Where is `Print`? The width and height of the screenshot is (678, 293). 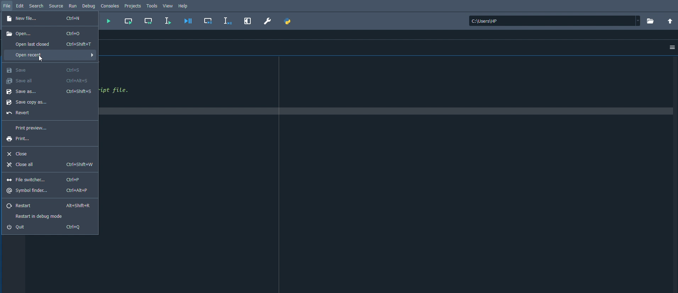
Print is located at coordinates (22, 139).